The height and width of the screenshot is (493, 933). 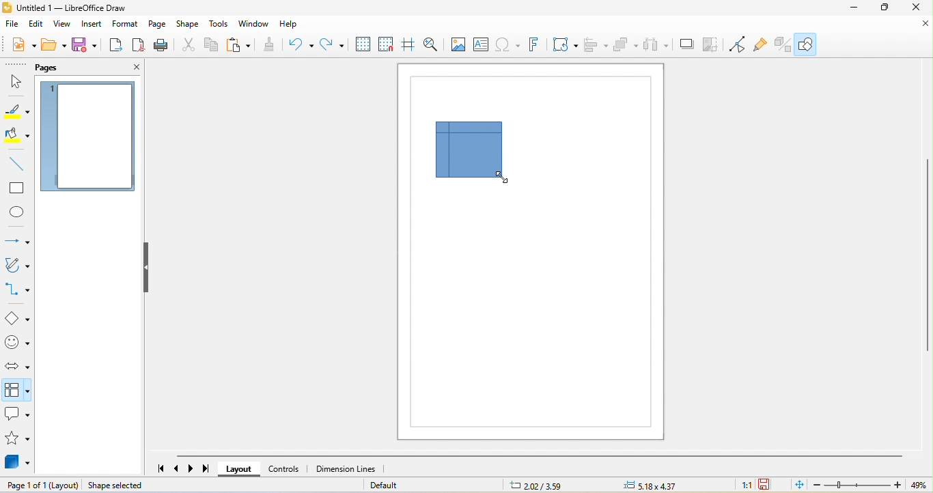 What do you see at coordinates (410, 45) in the screenshot?
I see `helplines while moving` at bounding box center [410, 45].